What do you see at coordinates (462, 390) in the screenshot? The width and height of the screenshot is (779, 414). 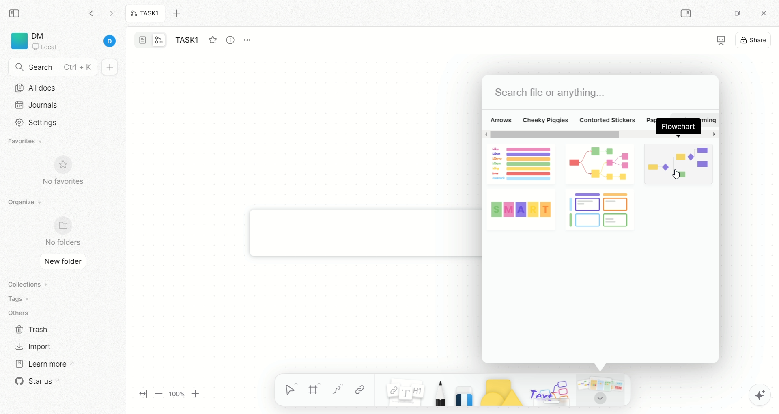 I see `eraser` at bounding box center [462, 390].